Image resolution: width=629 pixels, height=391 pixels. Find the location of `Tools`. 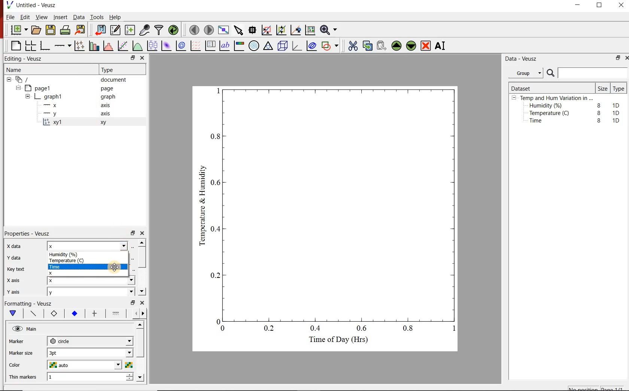

Tools is located at coordinates (96, 17).